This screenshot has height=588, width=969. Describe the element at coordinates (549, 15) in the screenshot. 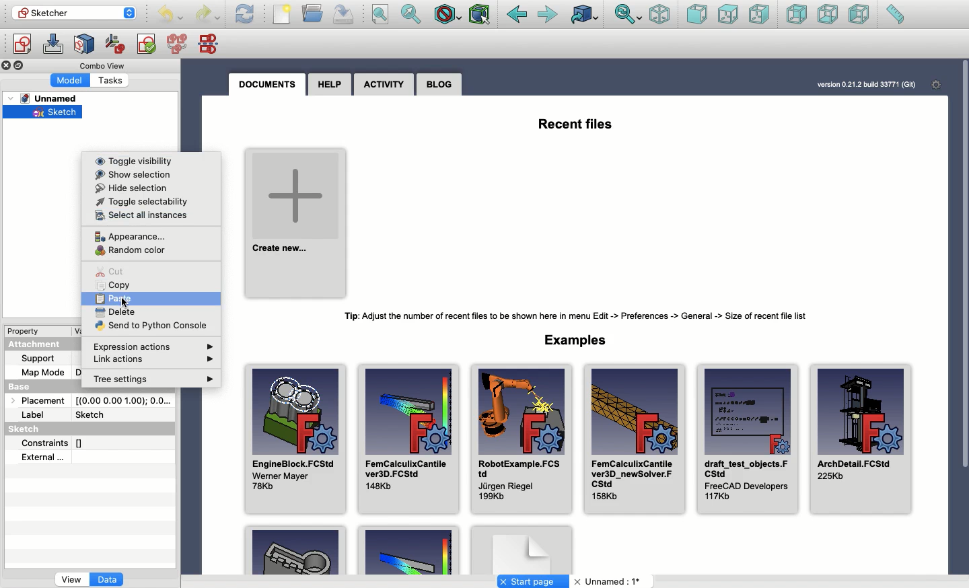

I see `Forward` at that location.